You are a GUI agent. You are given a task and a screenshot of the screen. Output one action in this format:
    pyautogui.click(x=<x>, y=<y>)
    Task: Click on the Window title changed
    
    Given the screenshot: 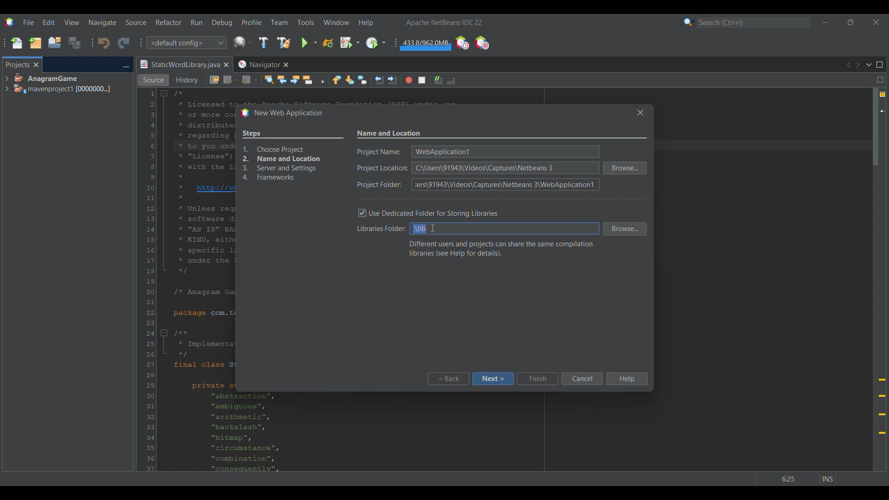 What is the action you would take?
    pyautogui.click(x=281, y=113)
    